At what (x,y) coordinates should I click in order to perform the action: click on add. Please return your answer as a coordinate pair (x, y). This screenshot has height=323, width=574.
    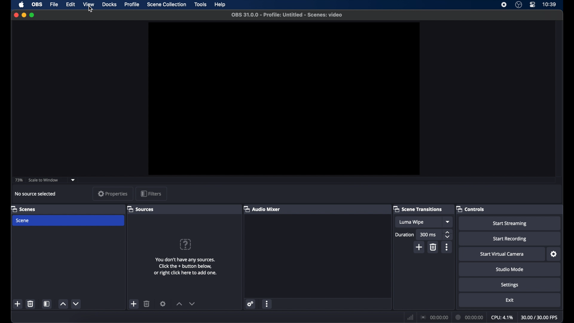
    Looking at the image, I should click on (419, 247).